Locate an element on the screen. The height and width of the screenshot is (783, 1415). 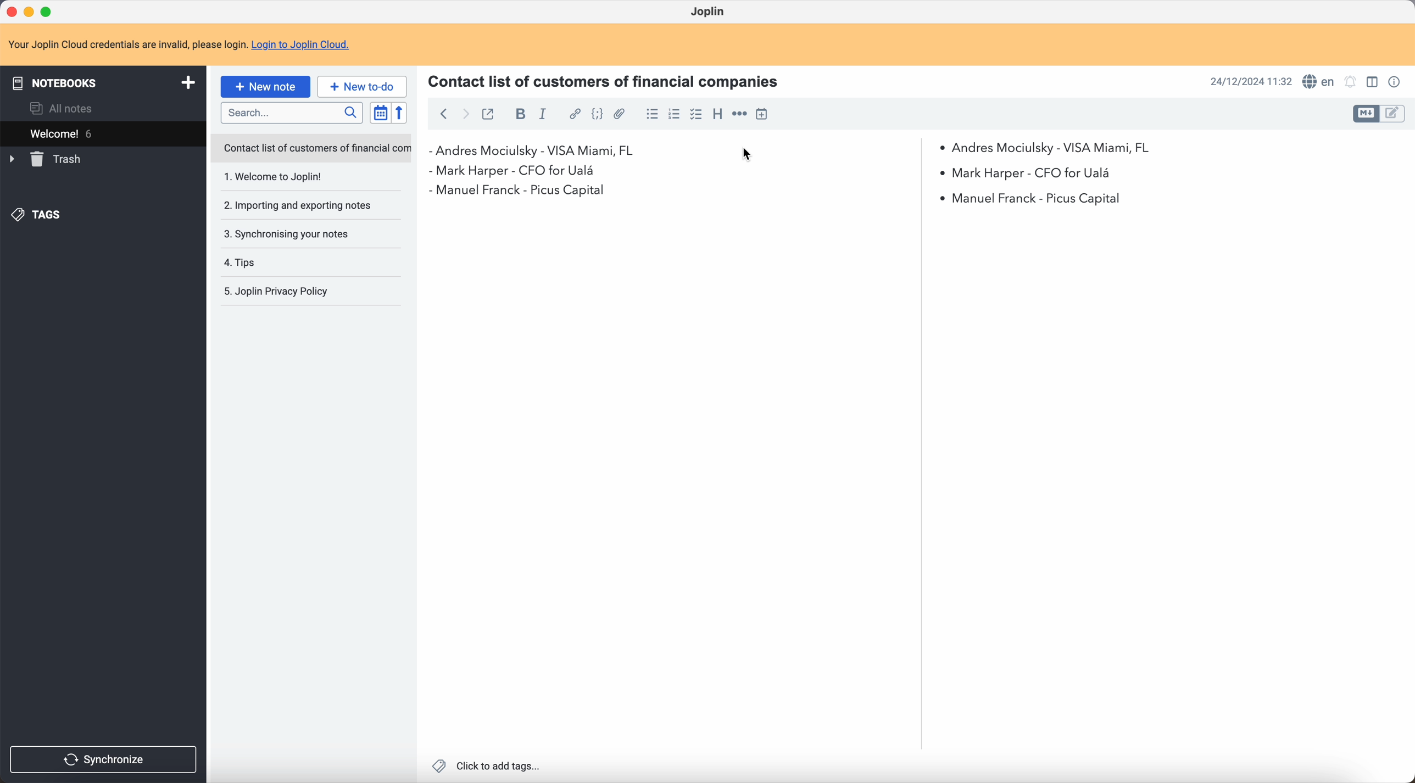
attach file is located at coordinates (620, 114).